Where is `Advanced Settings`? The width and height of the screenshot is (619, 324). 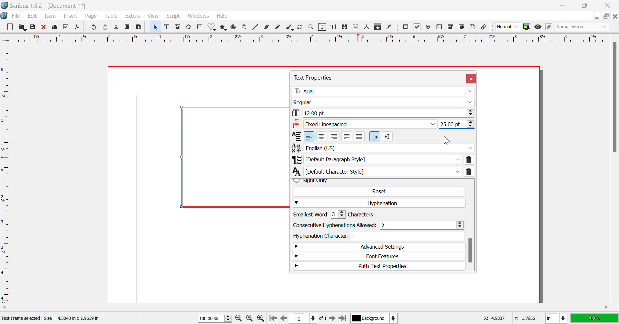 Advanced Settings is located at coordinates (377, 247).